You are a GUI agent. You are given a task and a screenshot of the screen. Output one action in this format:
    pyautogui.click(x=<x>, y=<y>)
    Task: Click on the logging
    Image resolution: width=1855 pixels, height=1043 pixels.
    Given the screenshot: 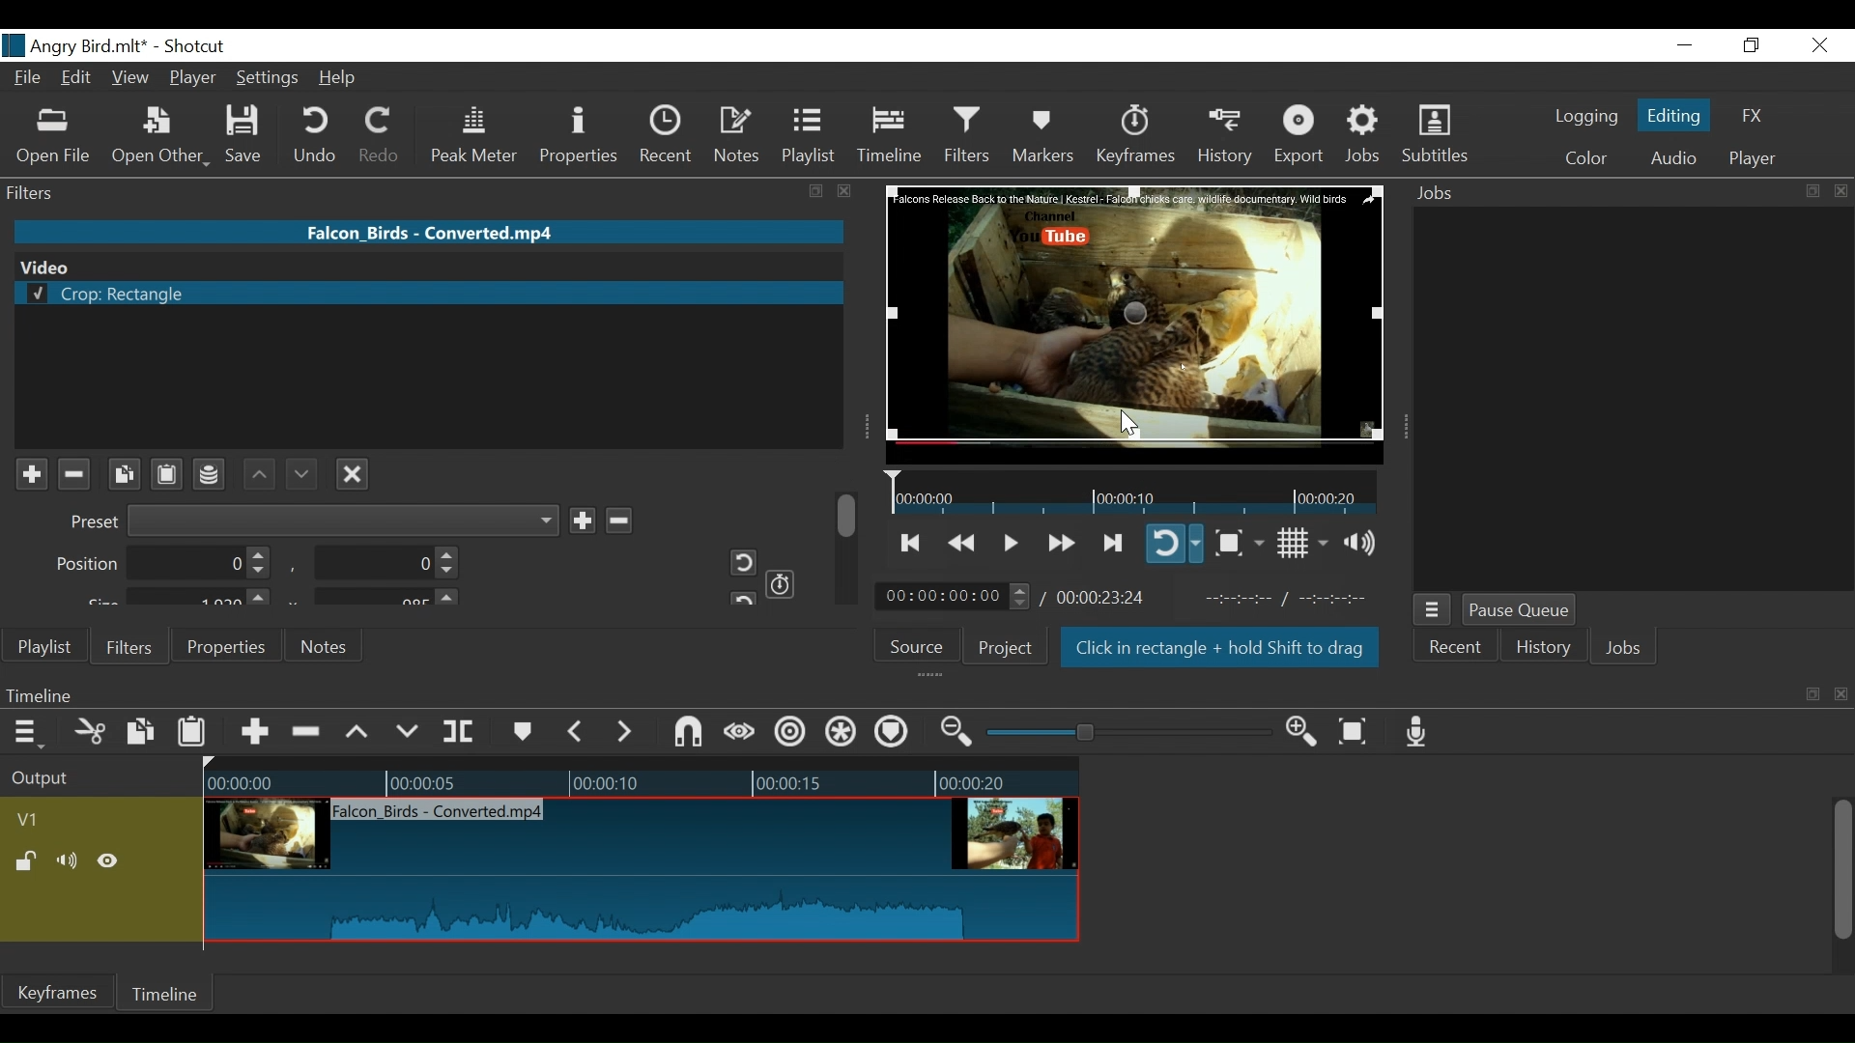 What is the action you would take?
    pyautogui.click(x=1586, y=119)
    